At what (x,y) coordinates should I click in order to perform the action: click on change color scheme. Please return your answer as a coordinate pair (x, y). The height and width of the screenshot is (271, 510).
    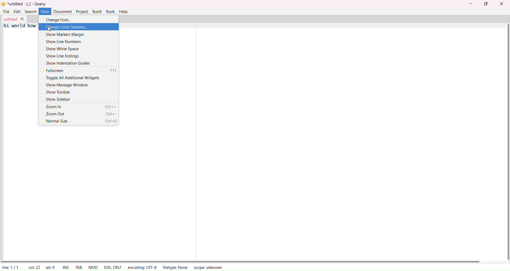
    Looking at the image, I should click on (67, 27).